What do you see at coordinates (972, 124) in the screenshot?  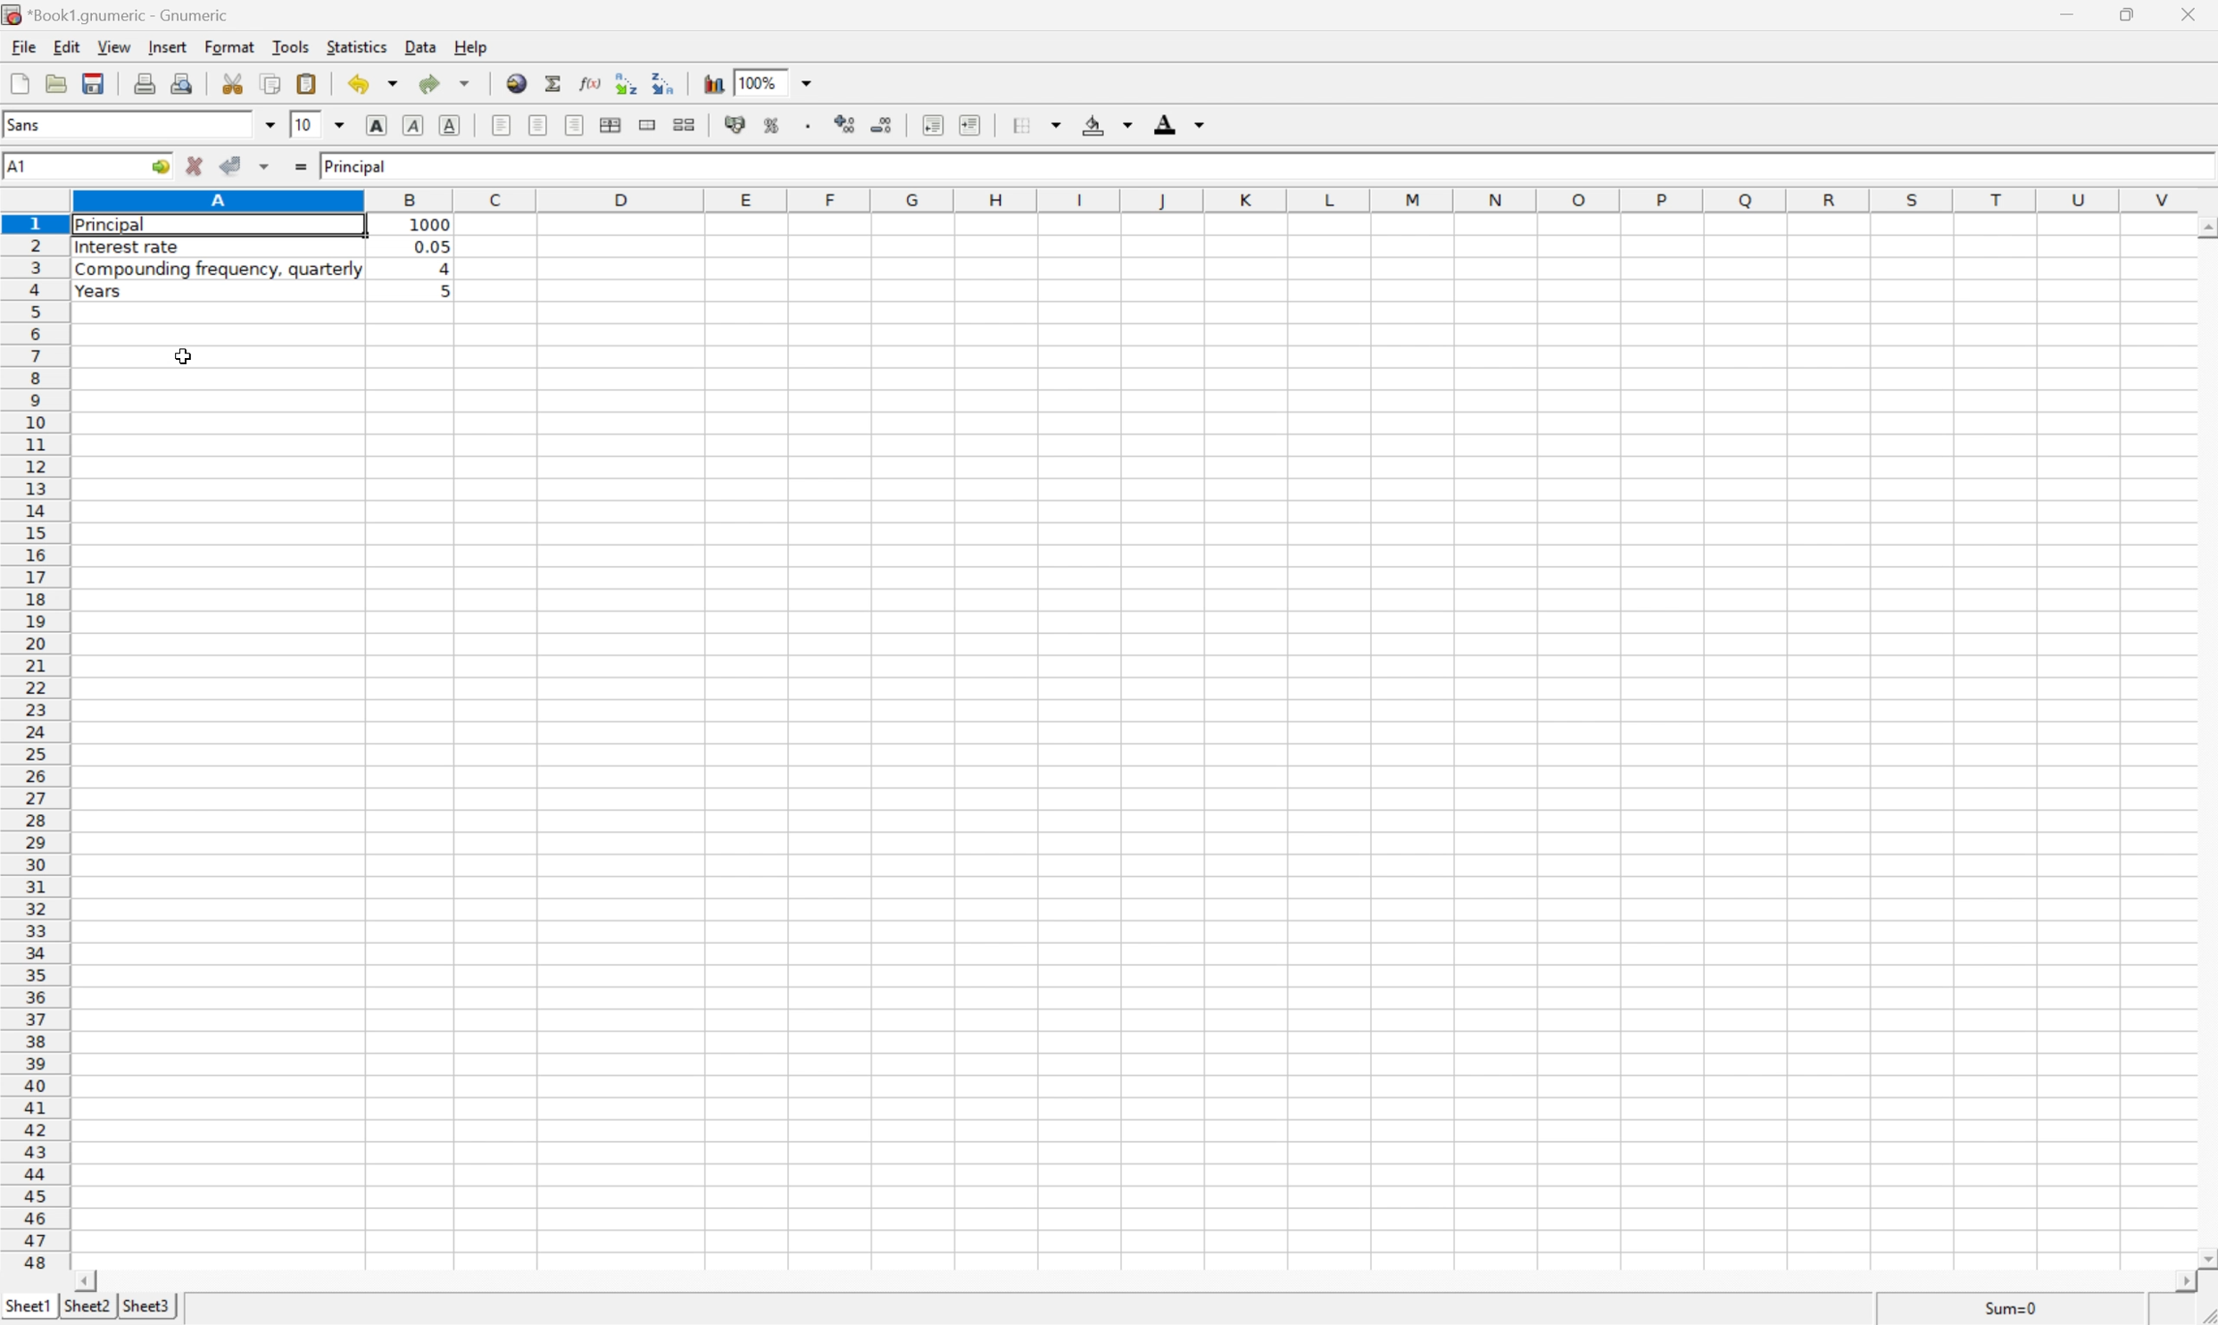 I see `increase indent` at bounding box center [972, 124].